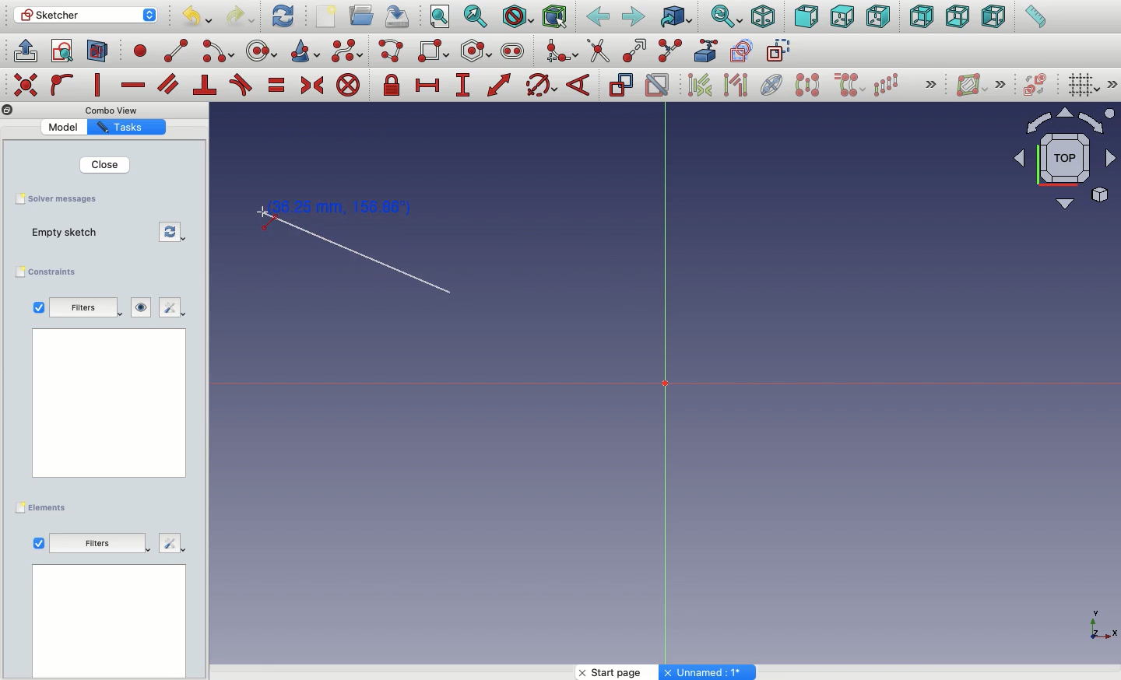 This screenshot has width=1121, height=680. Describe the element at coordinates (174, 308) in the screenshot. I see `Edit` at that location.